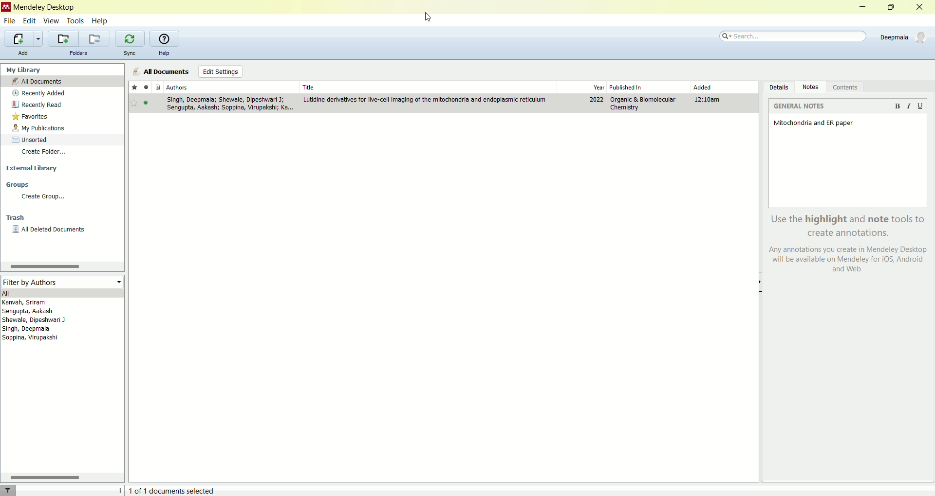  I want to click on Singh, Deepmala, so click(32, 330).